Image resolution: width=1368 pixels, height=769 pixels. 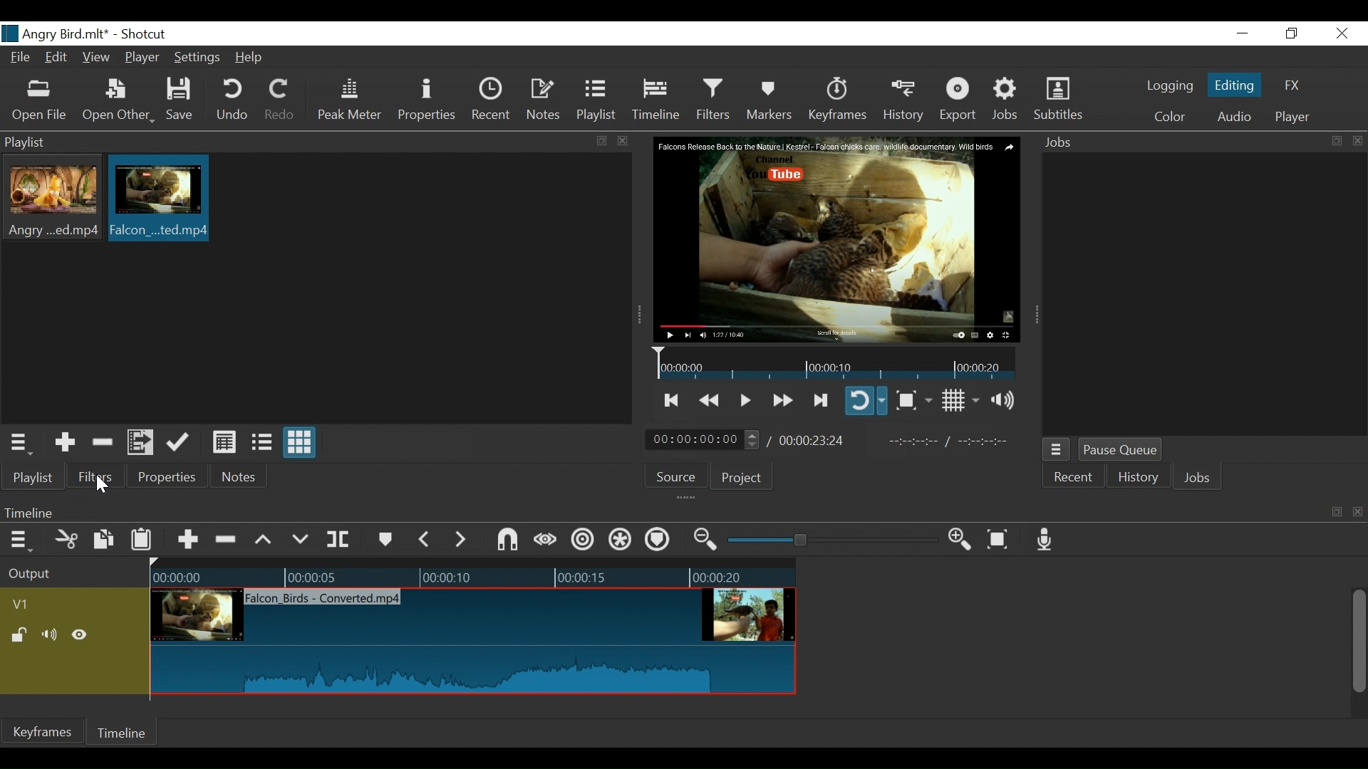 What do you see at coordinates (40, 102) in the screenshot?
I see `Open File` at bounding box center [40, 102].